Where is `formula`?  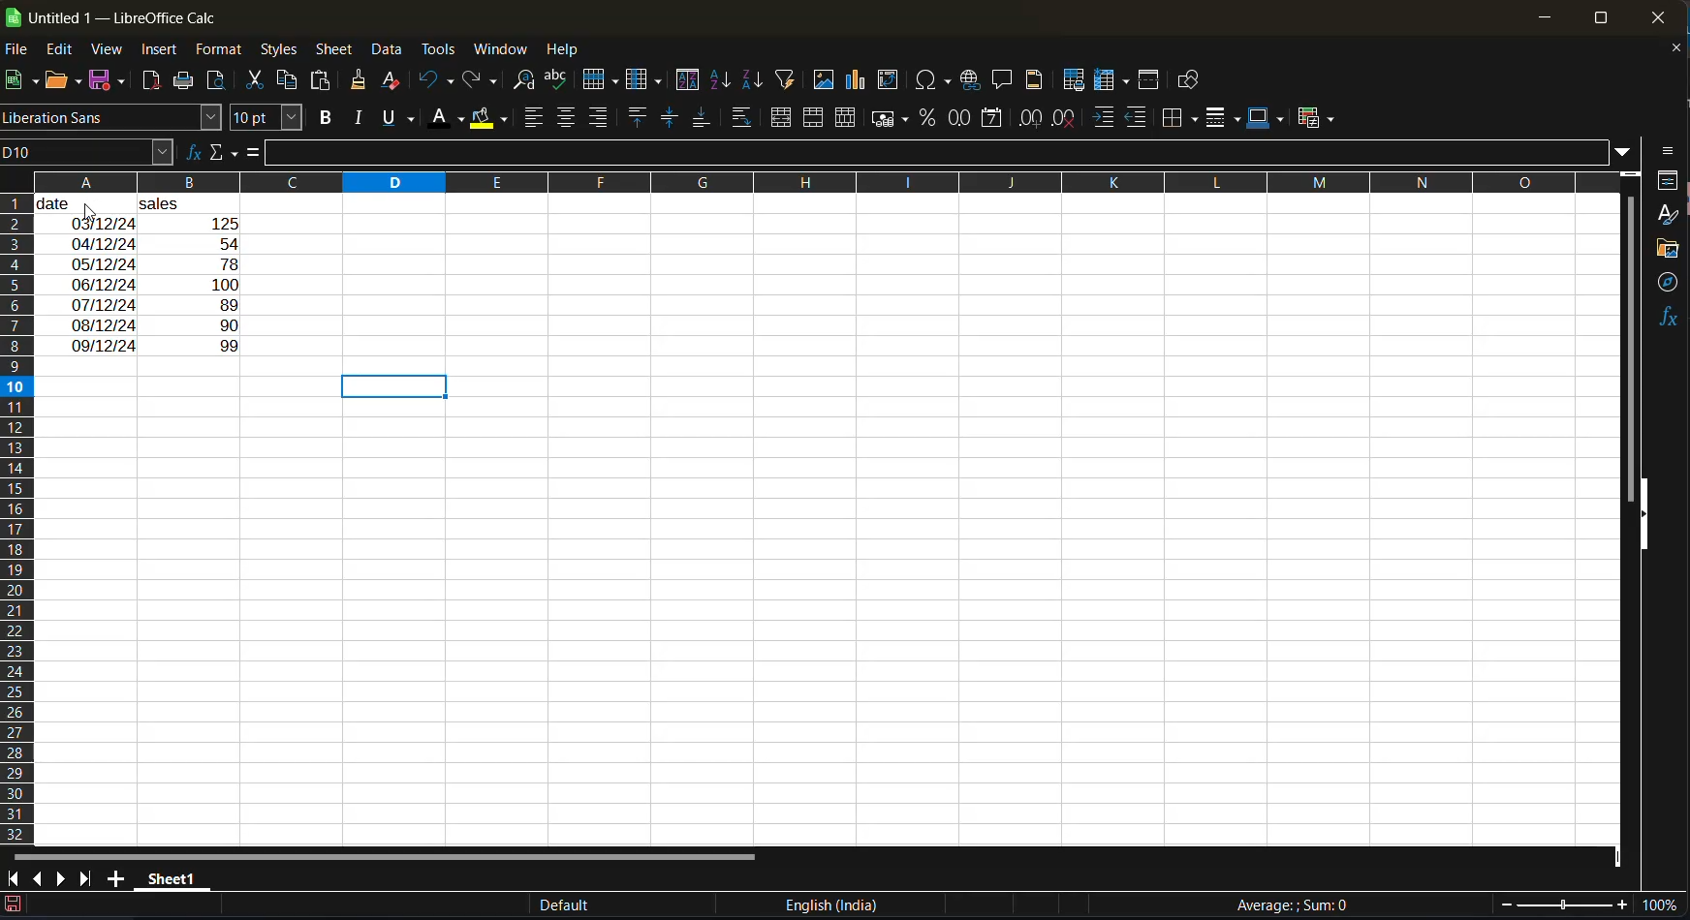
formula is located at coordinates (254, 152).